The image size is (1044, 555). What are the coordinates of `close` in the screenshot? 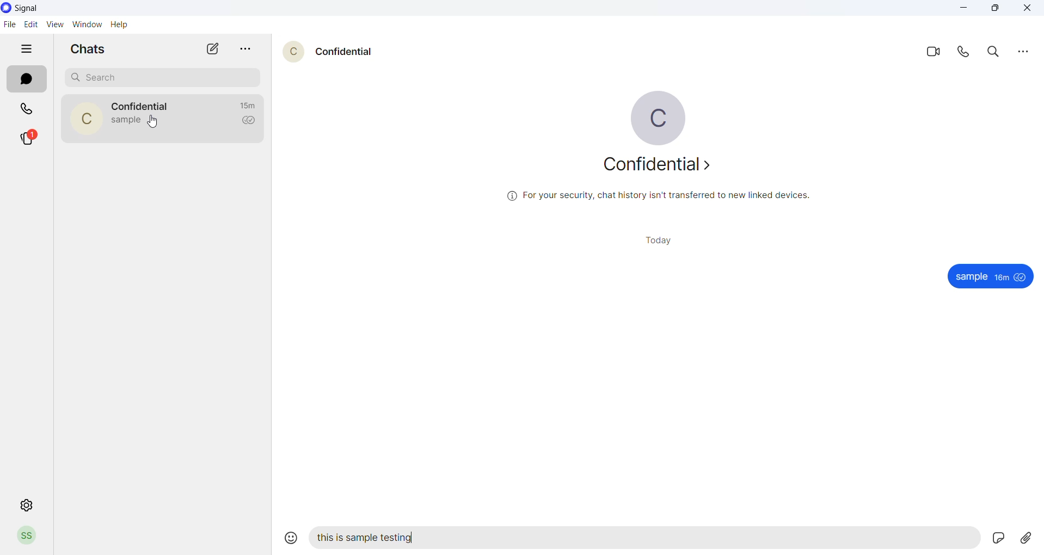 It's located at (1030, 10).